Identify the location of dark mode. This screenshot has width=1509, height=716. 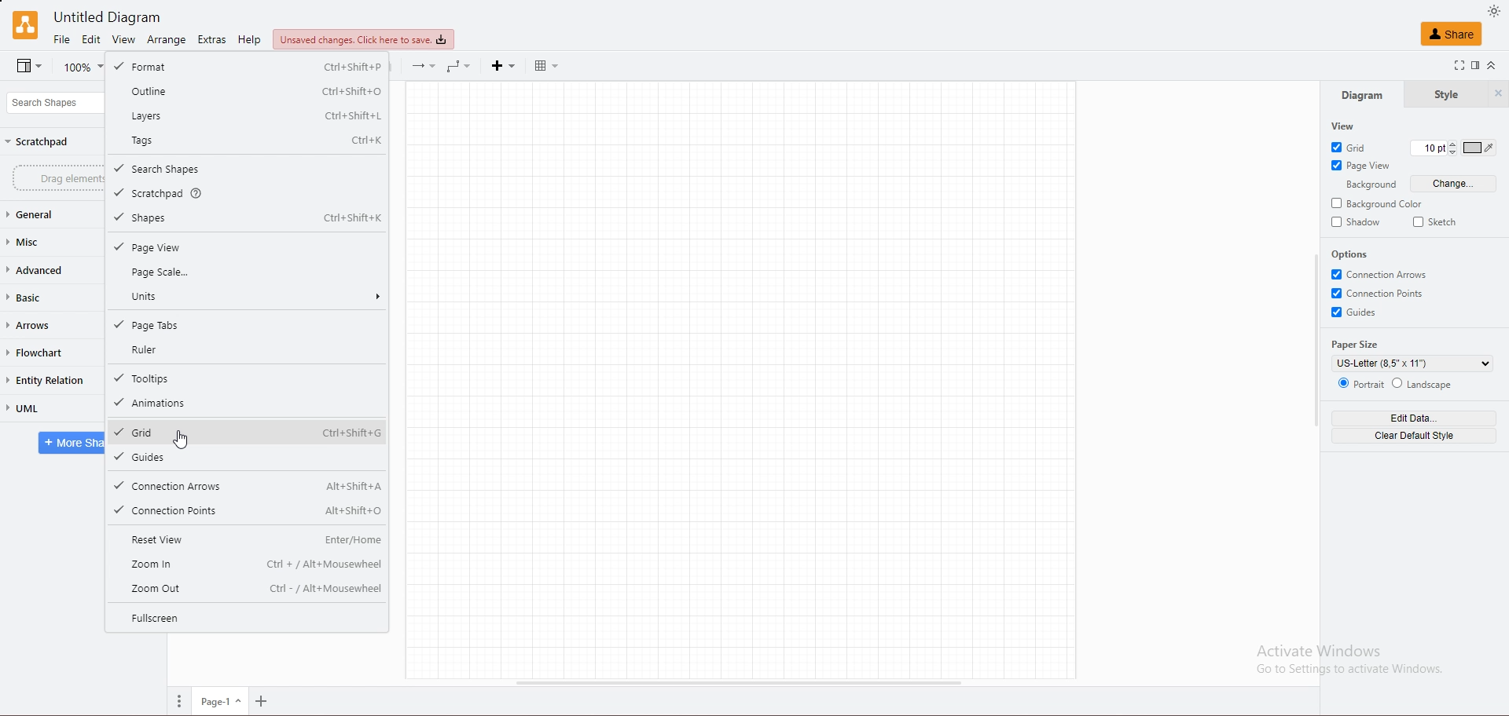
(1495, 12).